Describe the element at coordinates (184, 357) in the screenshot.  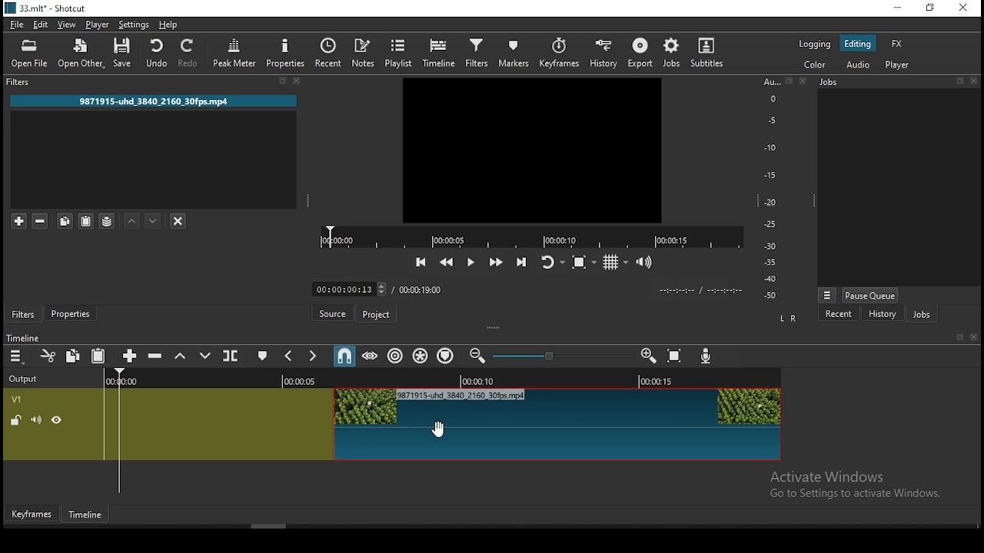
I see `lift` at that location.